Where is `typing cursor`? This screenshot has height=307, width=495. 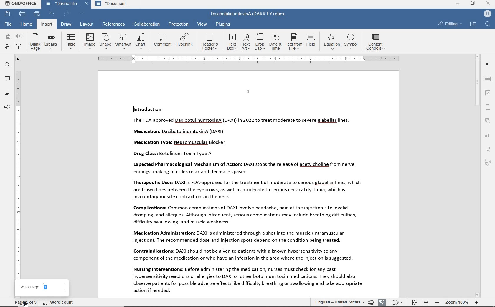 typing cursor is located at coordinates (133, 109).